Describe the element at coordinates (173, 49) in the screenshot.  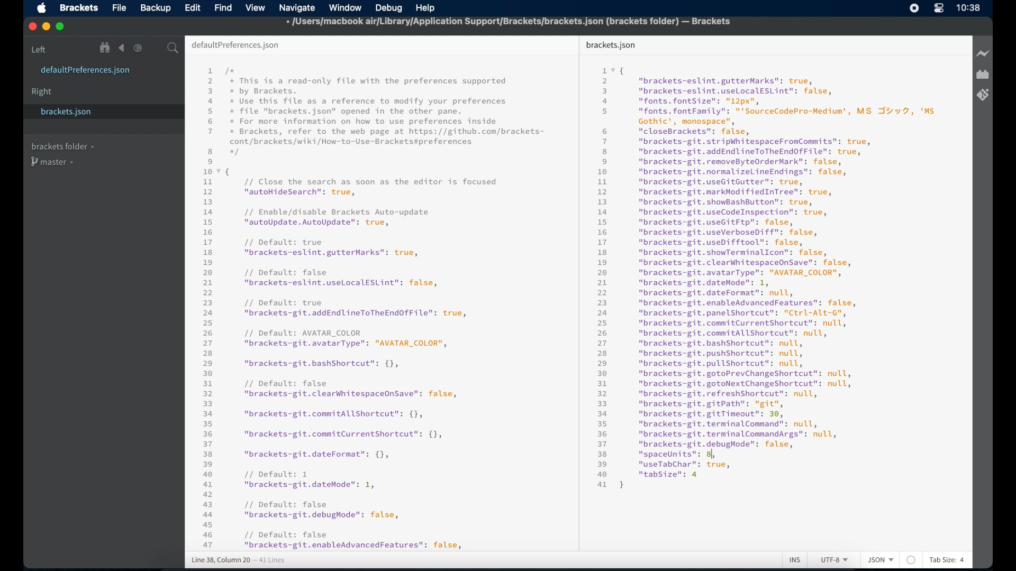
I see `search bar` at that location.